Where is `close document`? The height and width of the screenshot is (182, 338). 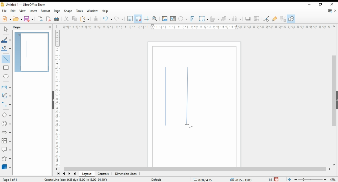
close document is located at coordinates (335, 11).